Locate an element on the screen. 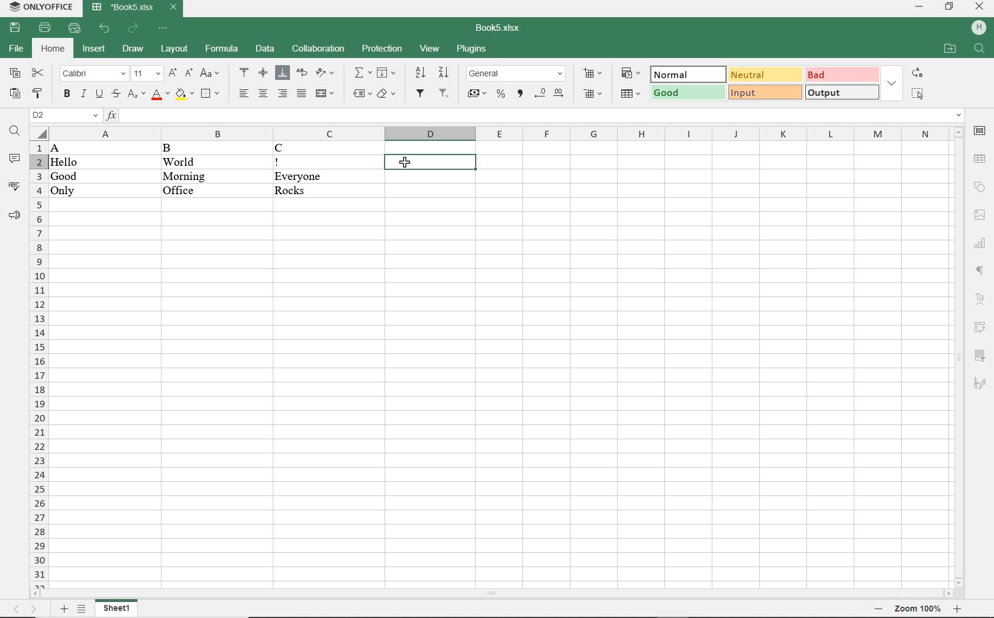 This screenshot has width=994, height=618. FONT COLOR is located at coordinates (160, 96).